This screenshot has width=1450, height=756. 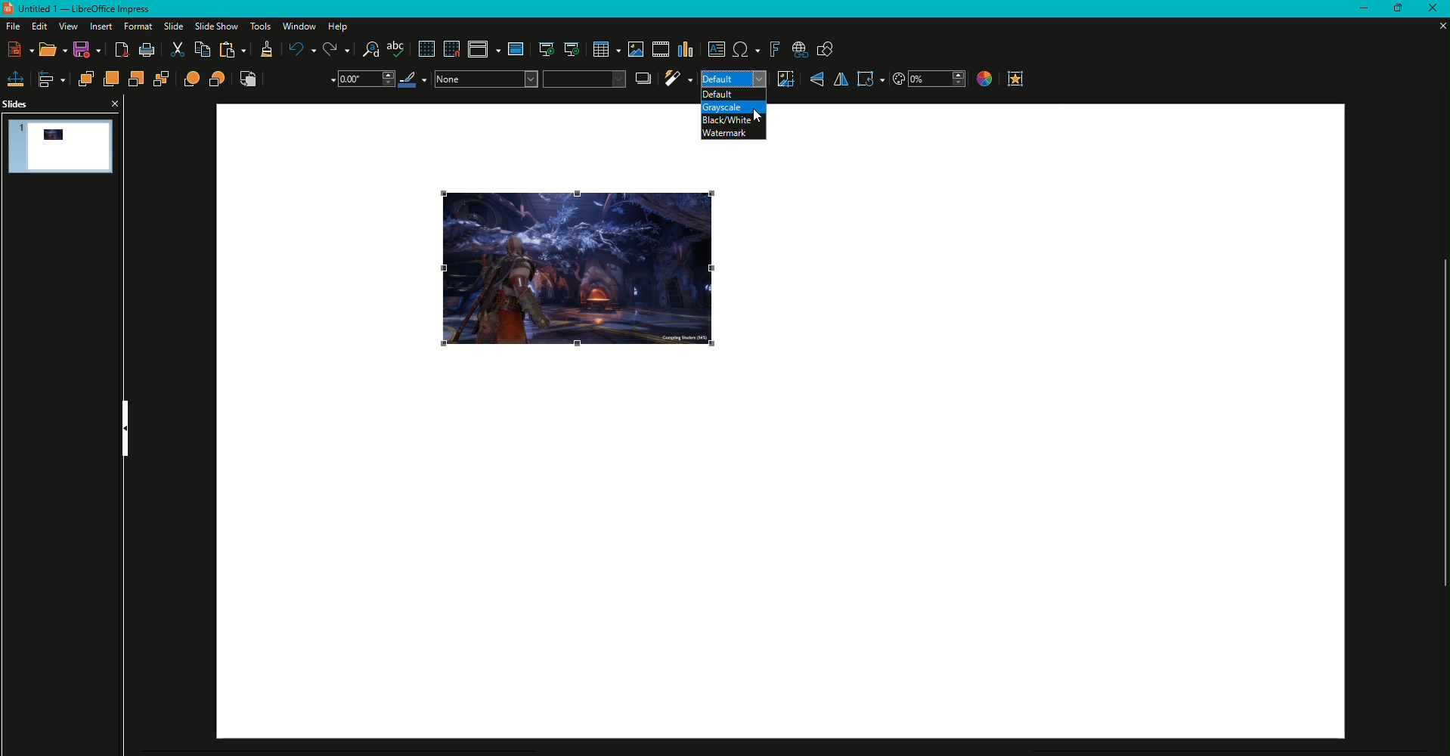 I want to click on Export as PDF, so click(x=122, y=51).